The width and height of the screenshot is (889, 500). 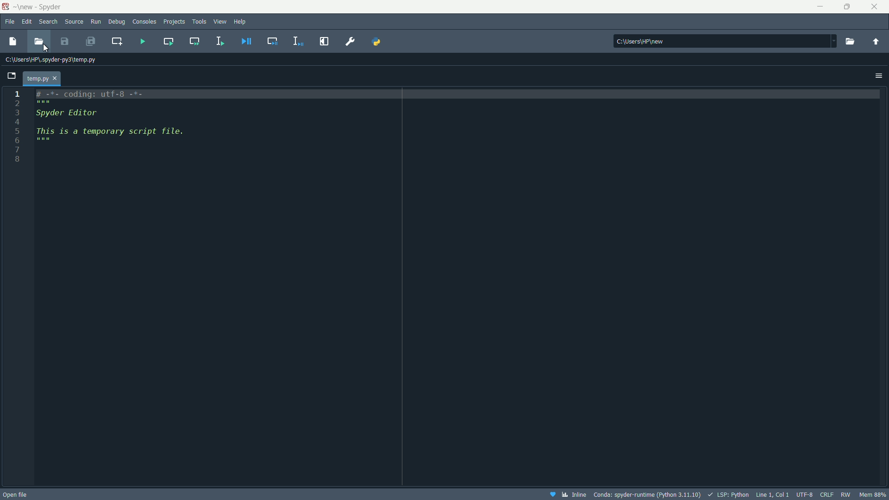 I want to click on File directory, so click(x=51, y=61).